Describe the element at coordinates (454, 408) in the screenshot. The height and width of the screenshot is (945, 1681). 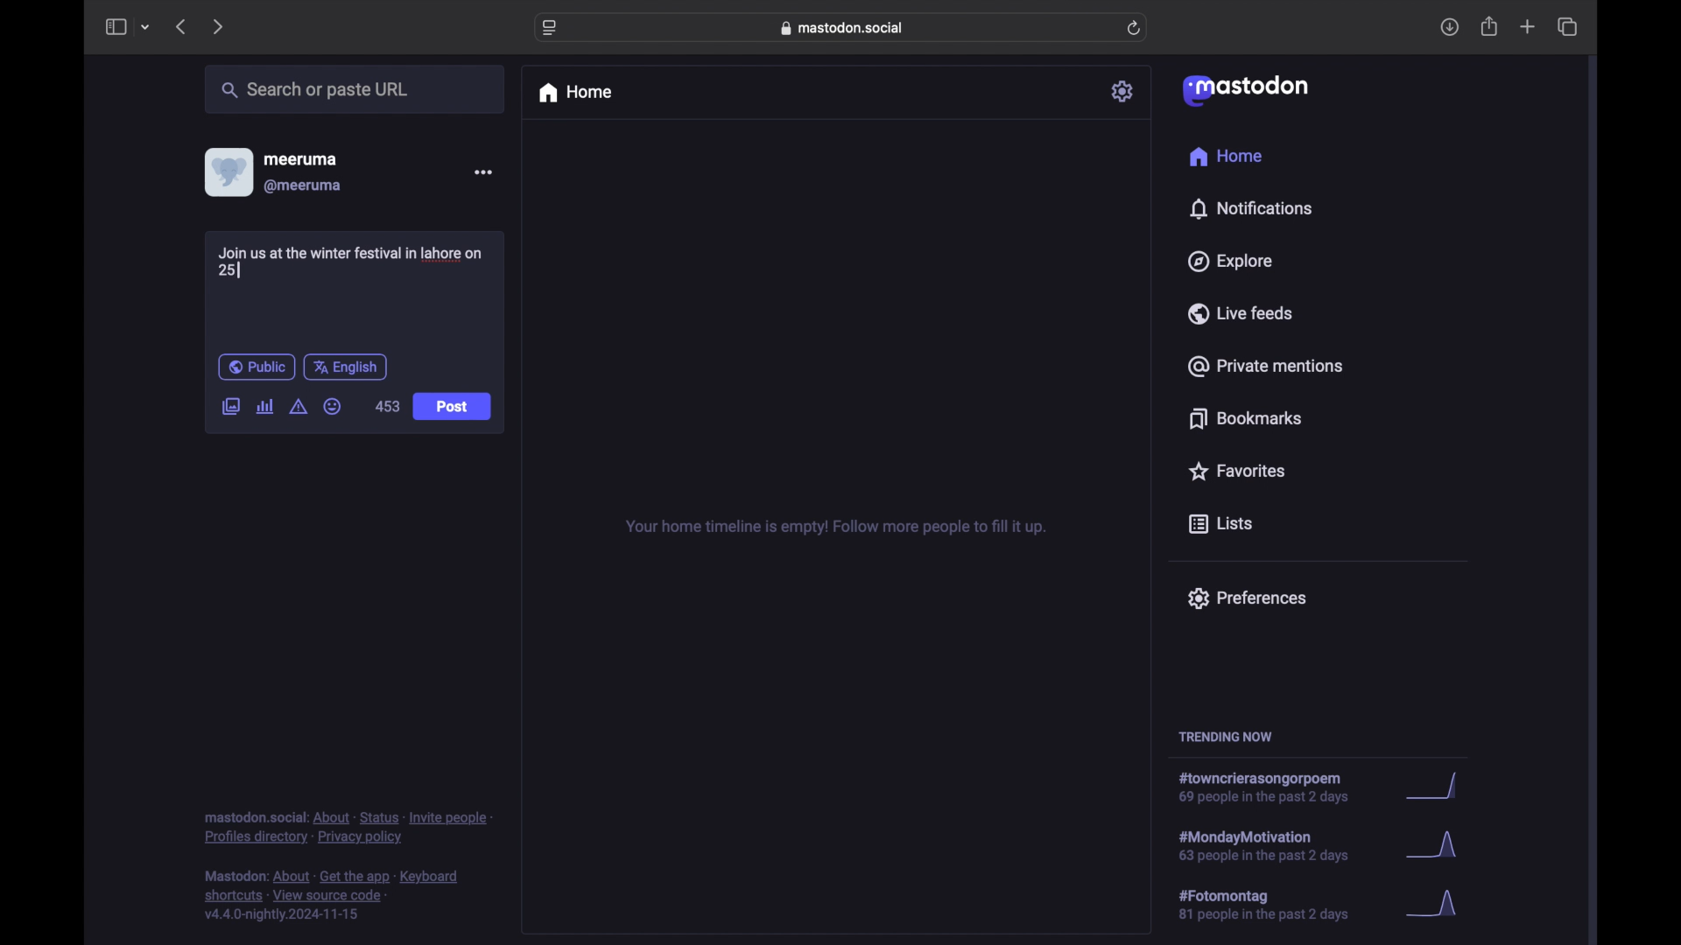
I see `Post` at that location.